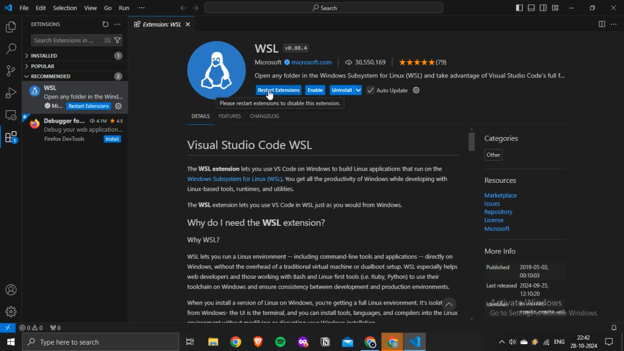  What do you see at coordinates (266, 48) in the screenshot?
I see `WSL` at bounding box center [266, 48].